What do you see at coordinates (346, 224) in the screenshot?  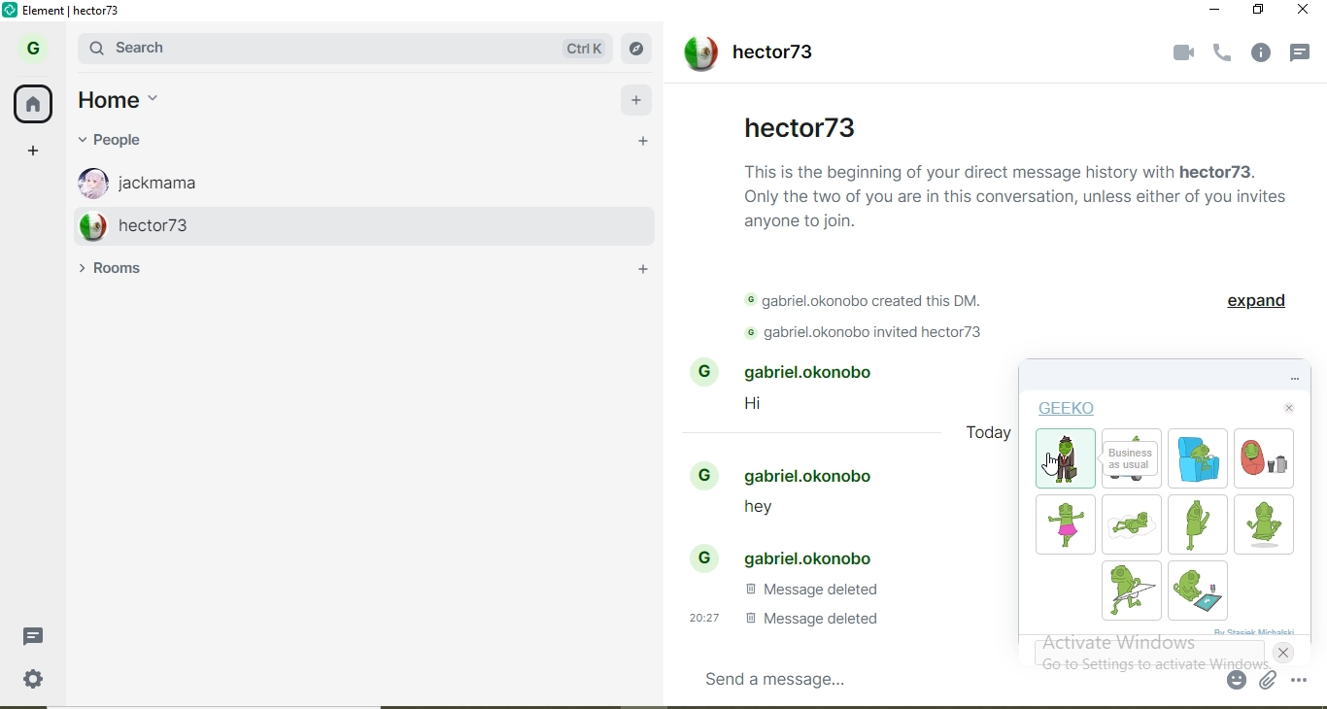 I see `hector73` at bounding box center [346, 224].